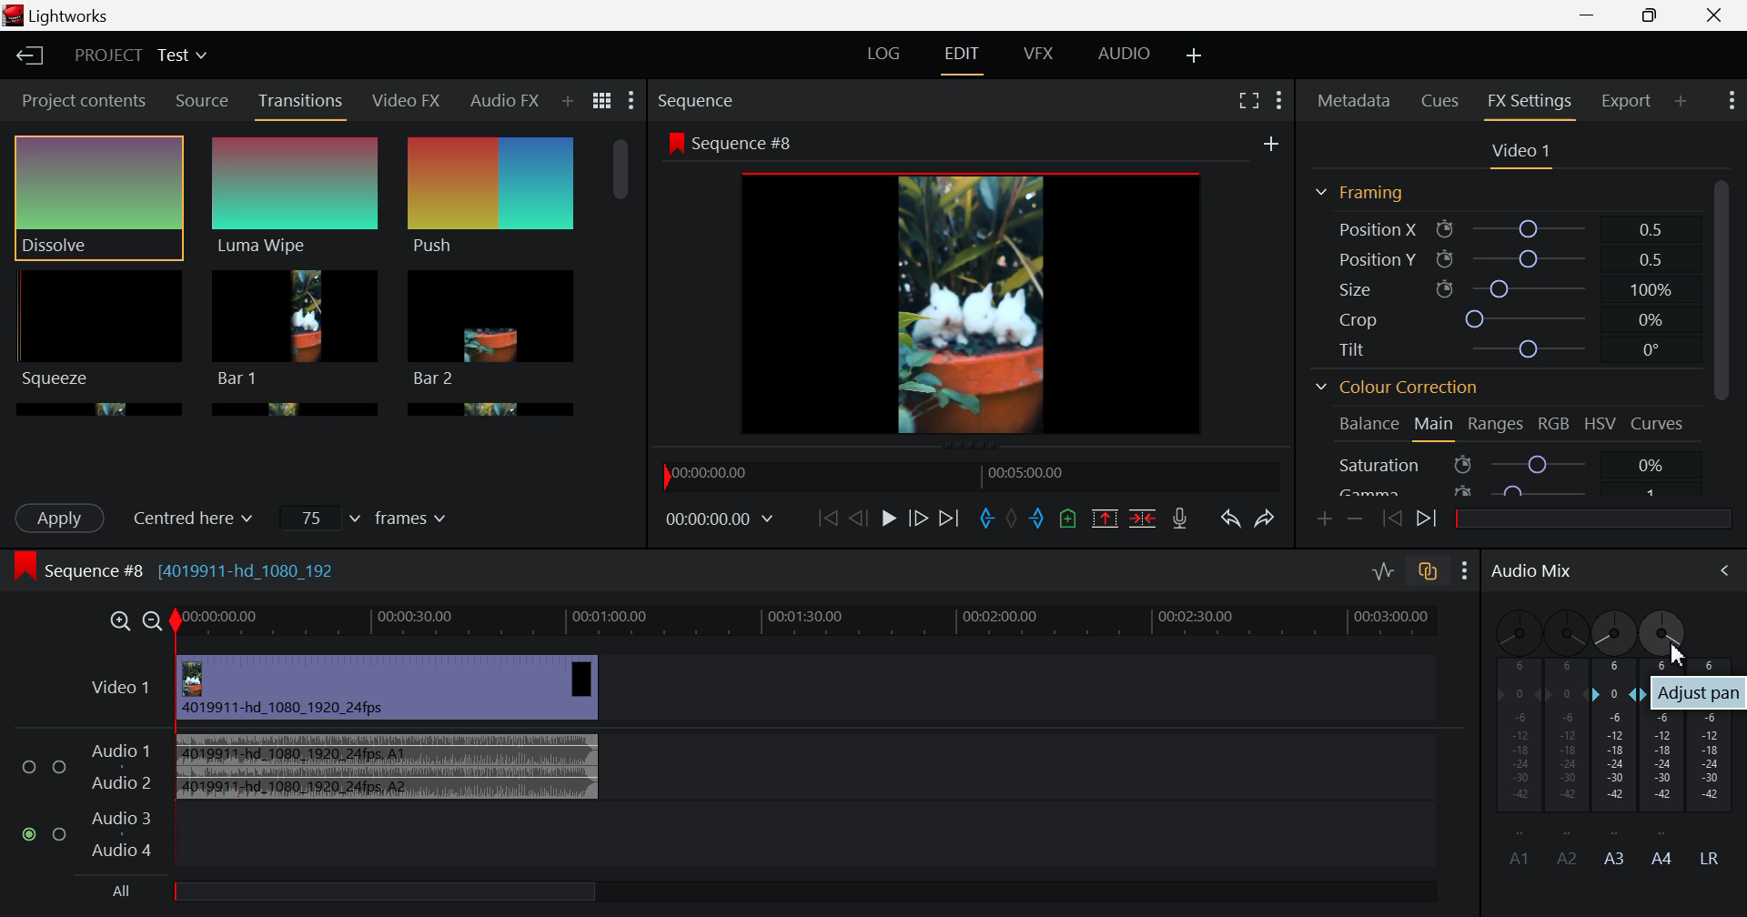 The height and width of the screenshot is (917, 1747). Describe the element at coordinates (950, 520) in the screenshot. I see `To End` at that location.